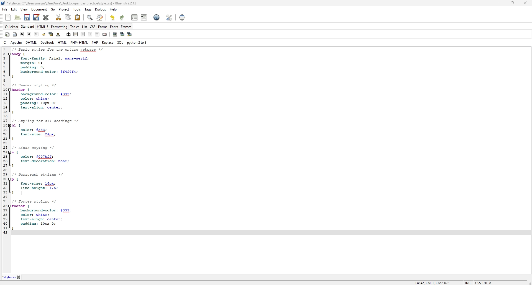 The height and width of the screenshot is (285, 532). Describe the element at coordinates (95, 43) in the screenshot. I see `php` at that location.